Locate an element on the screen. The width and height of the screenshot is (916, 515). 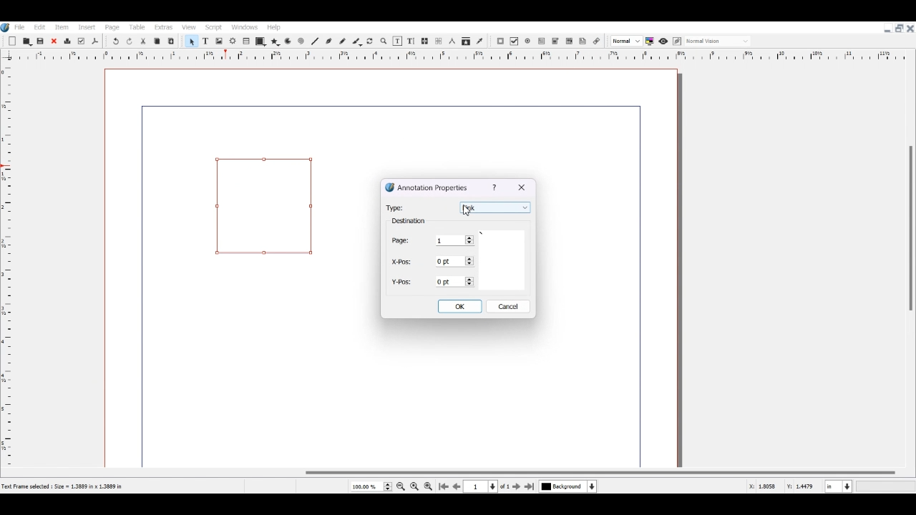
PDF Check Box is located at coordinates (515, 41).